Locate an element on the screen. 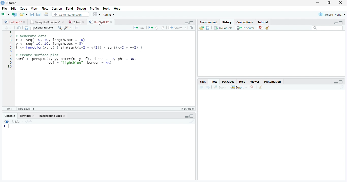 This screenshot has height=182, width=347. UntitledR.R* is located at coordinates (98, 22).